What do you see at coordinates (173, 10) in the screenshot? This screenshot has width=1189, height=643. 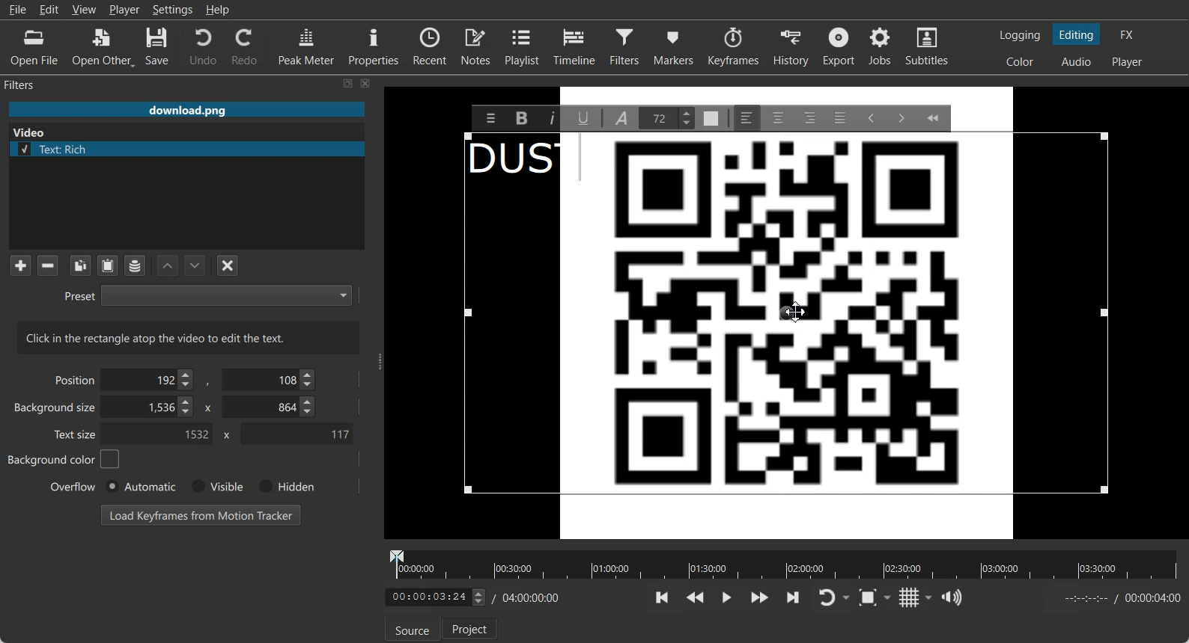 I see `Settings` at bounding box center [173, 10].